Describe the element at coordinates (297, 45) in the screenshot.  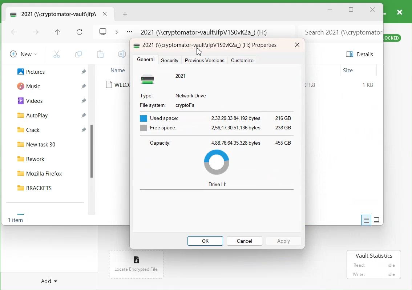
I see `Close` at that location.